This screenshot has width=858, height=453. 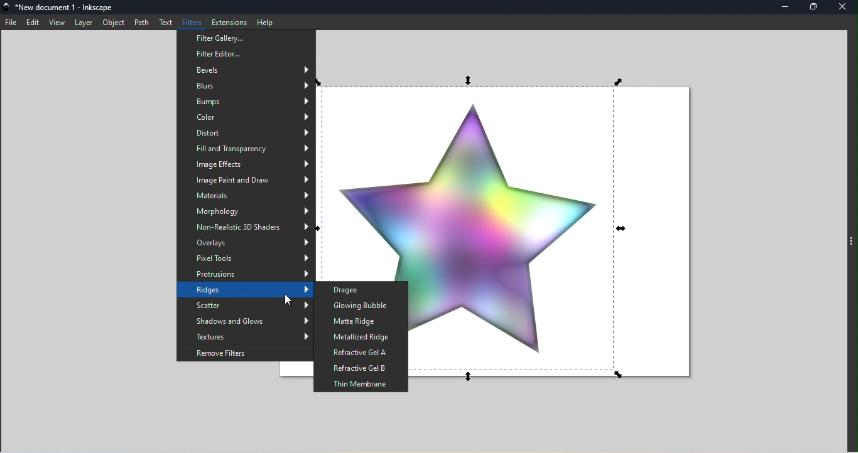 I want to click on Morphology, so click(x=246, y=212).